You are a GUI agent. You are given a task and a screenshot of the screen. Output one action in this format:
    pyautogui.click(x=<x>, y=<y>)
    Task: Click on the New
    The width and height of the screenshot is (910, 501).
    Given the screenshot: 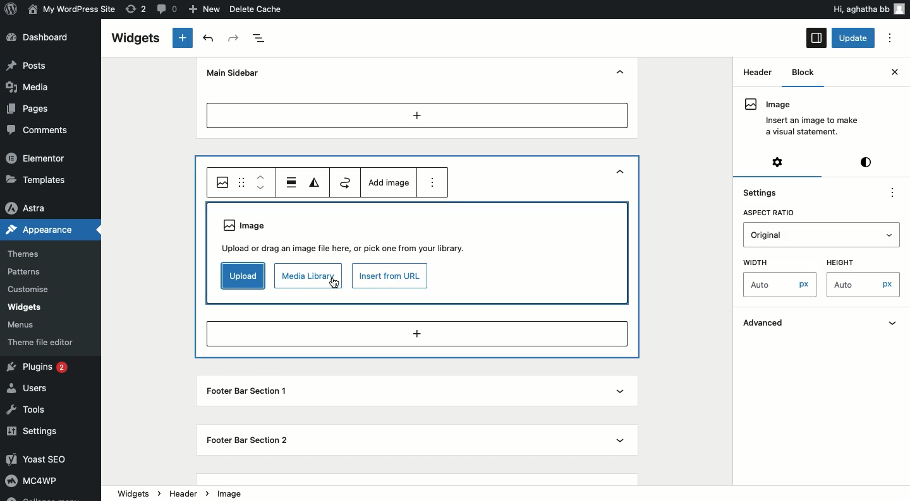 What is the action you would take?
    pyautogui.click(x=206, y=9)
    